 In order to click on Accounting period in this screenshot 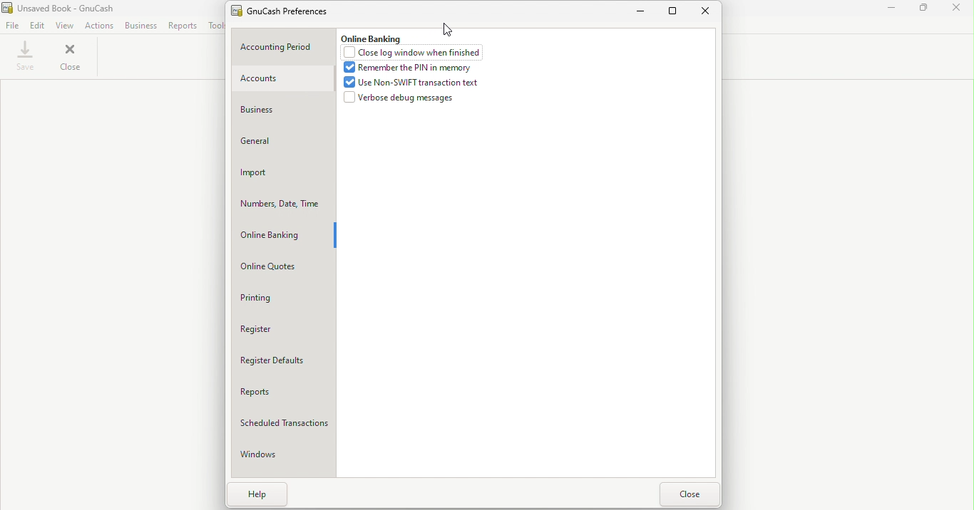, I will do `click(283, 48)`.